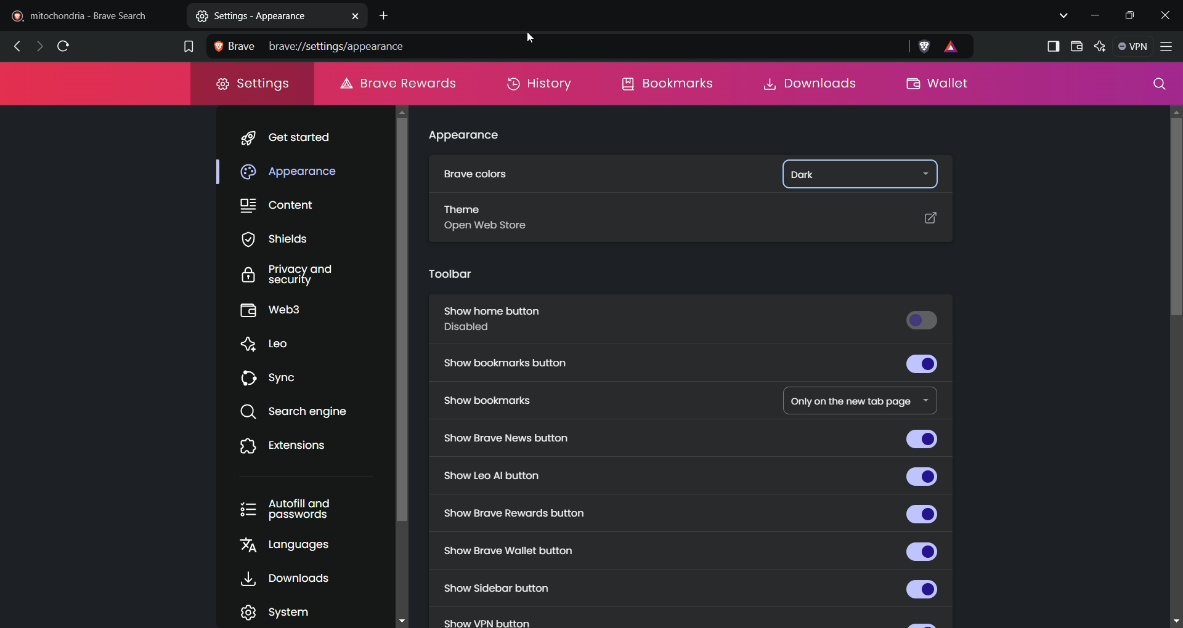 Image resolution: width=1183 pixels, height=628 pixels. Describe the element at coordinates (284, 311) in the screenshot. I see `web3` at that location.